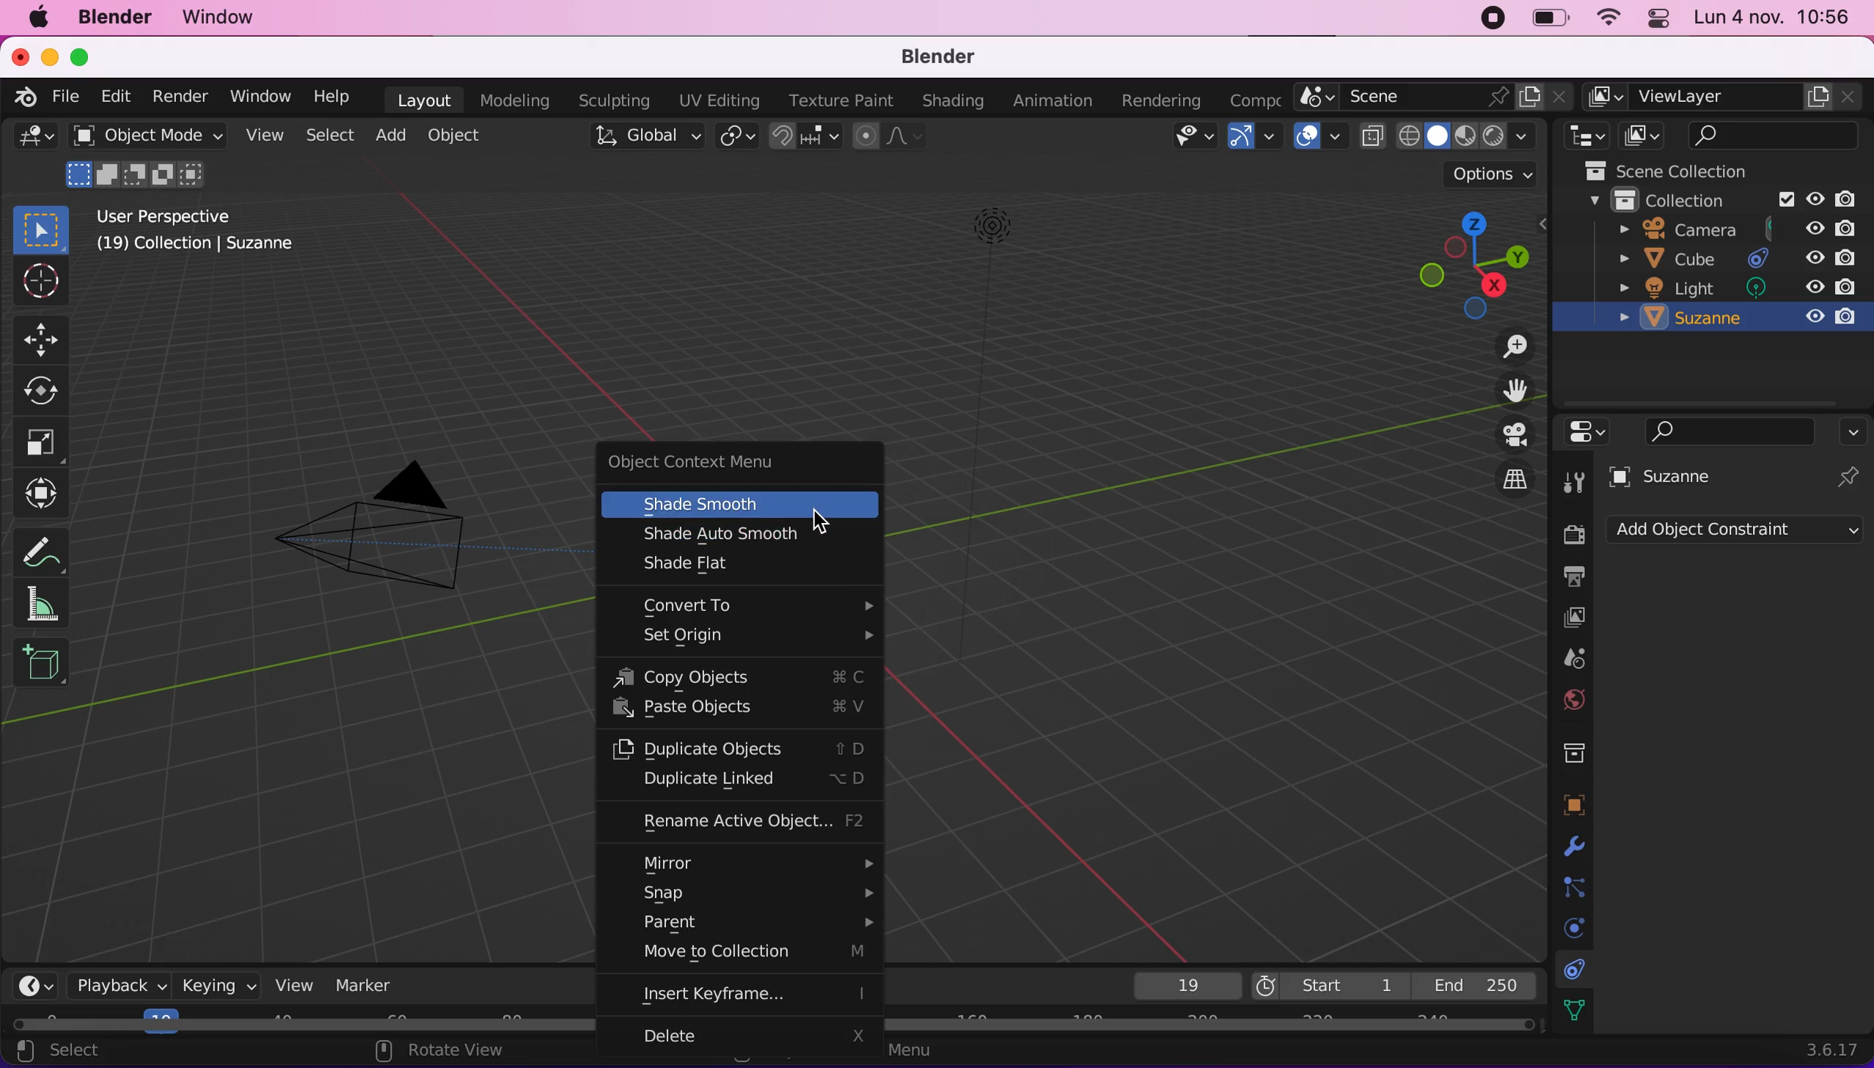 Image resolution: width=1874 pixels, height=1068 pixels. I want to click on view, so click(296, 985).